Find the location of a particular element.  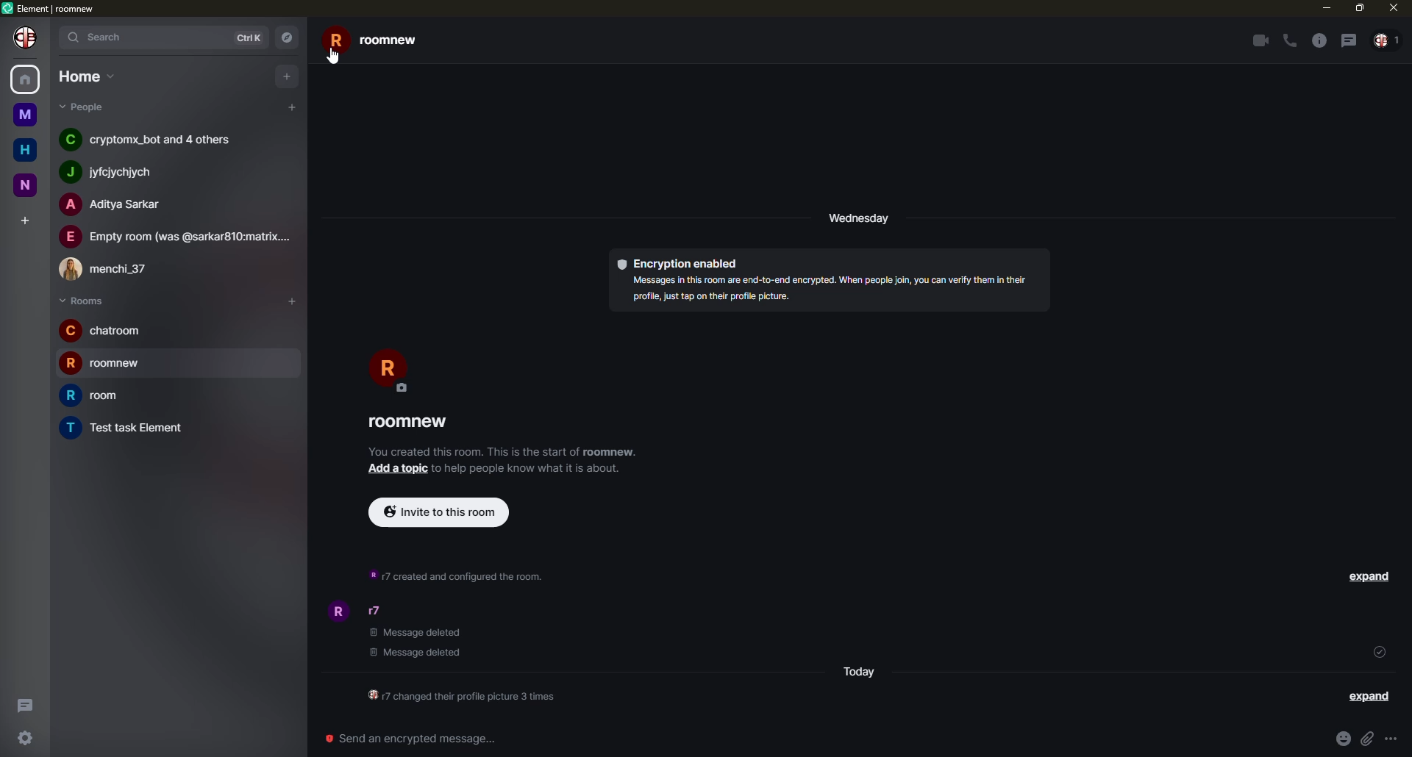

add is located at coordinates (293, 107).